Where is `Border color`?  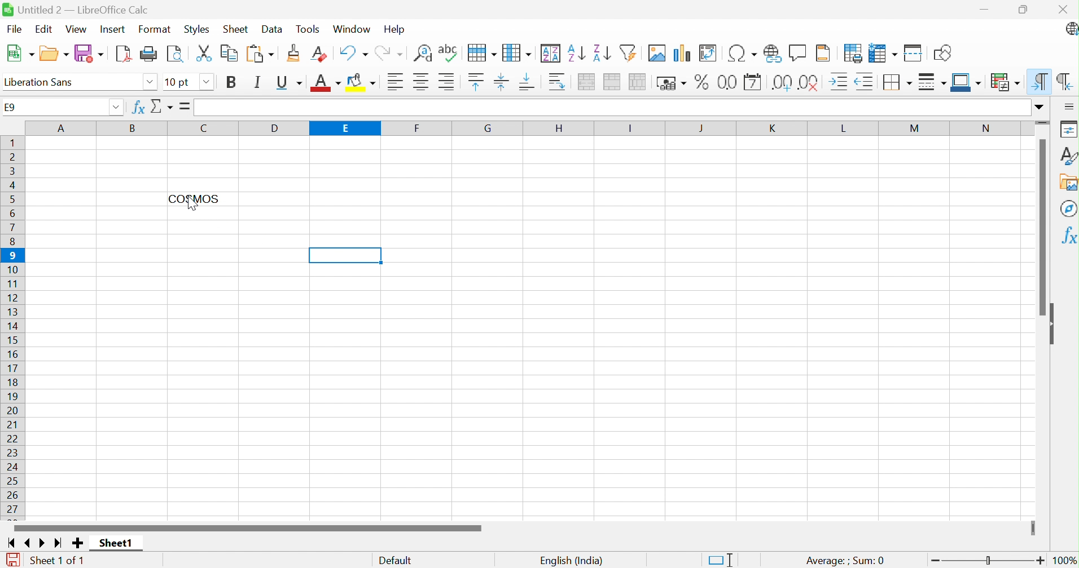 Border color is located at coordinates (967, 83).